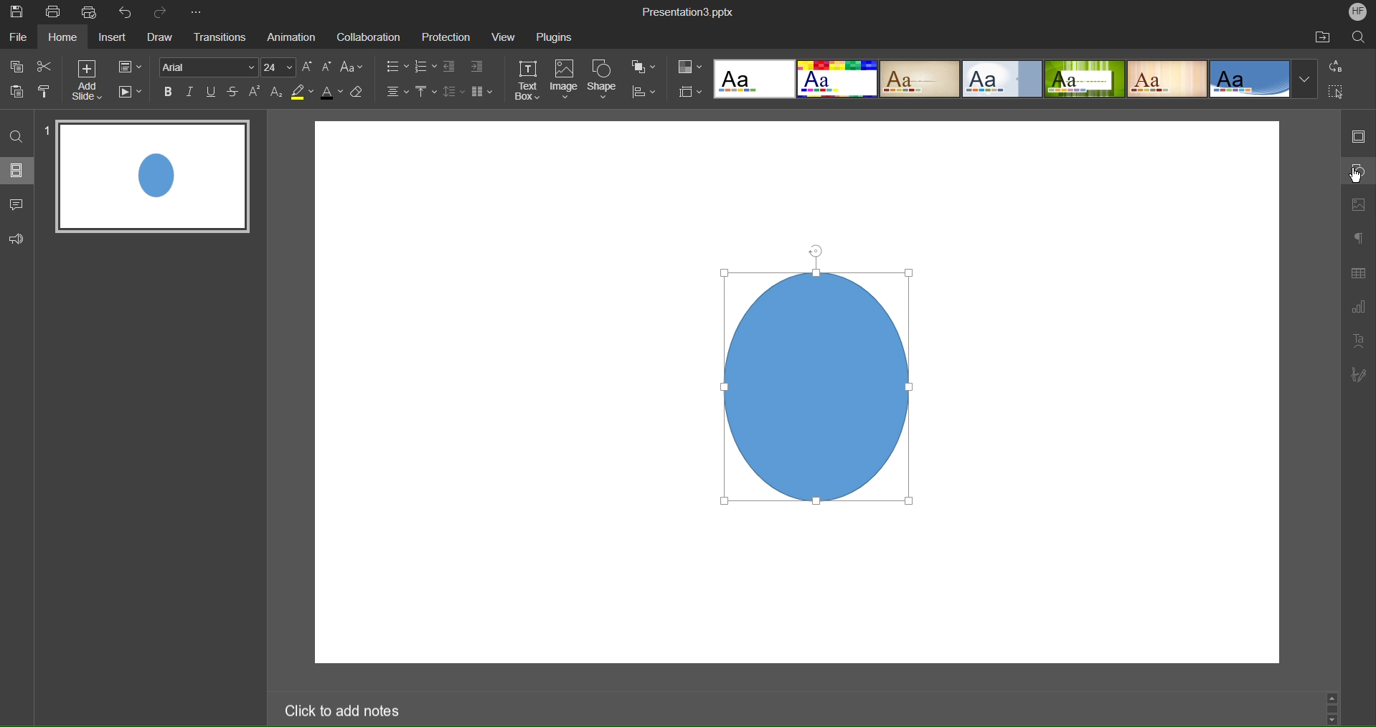 This screenshot has width=1376, height=727. Describe the element at coordinates (484, 92) in the screenshot. I see `Columns` at that location.